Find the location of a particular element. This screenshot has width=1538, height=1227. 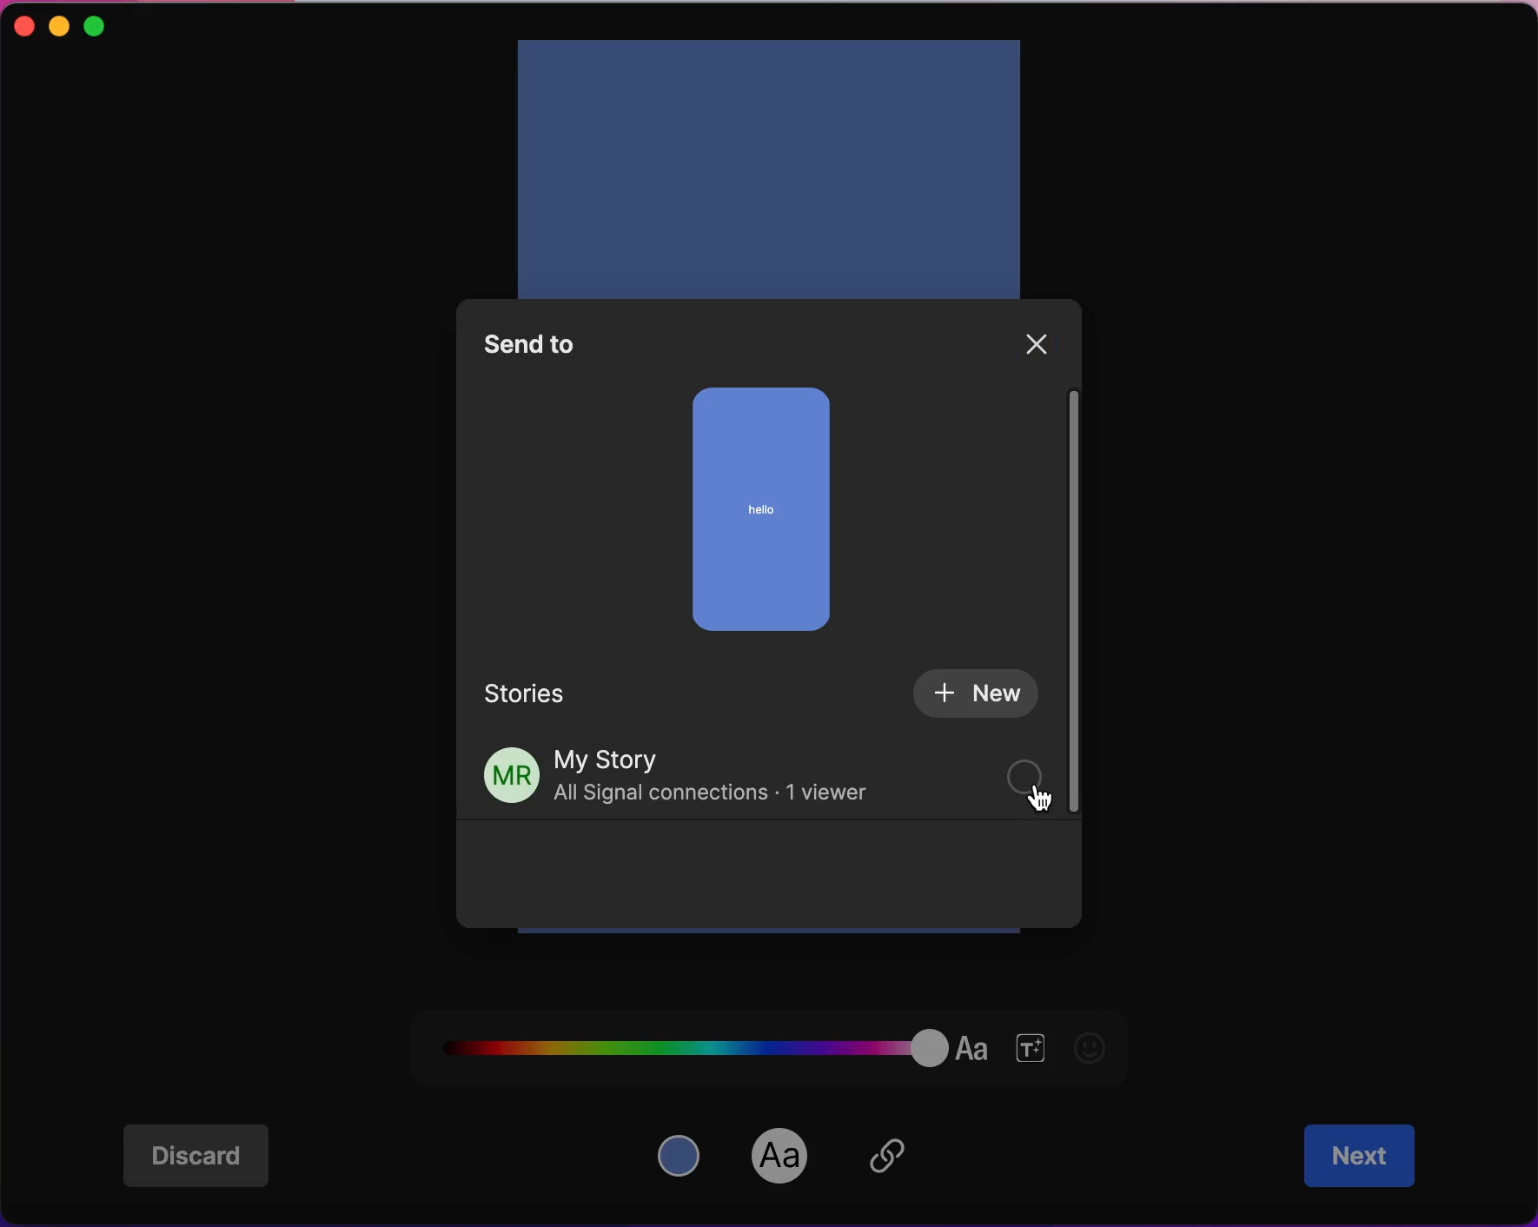

color is located at coordinates (684, 1153).